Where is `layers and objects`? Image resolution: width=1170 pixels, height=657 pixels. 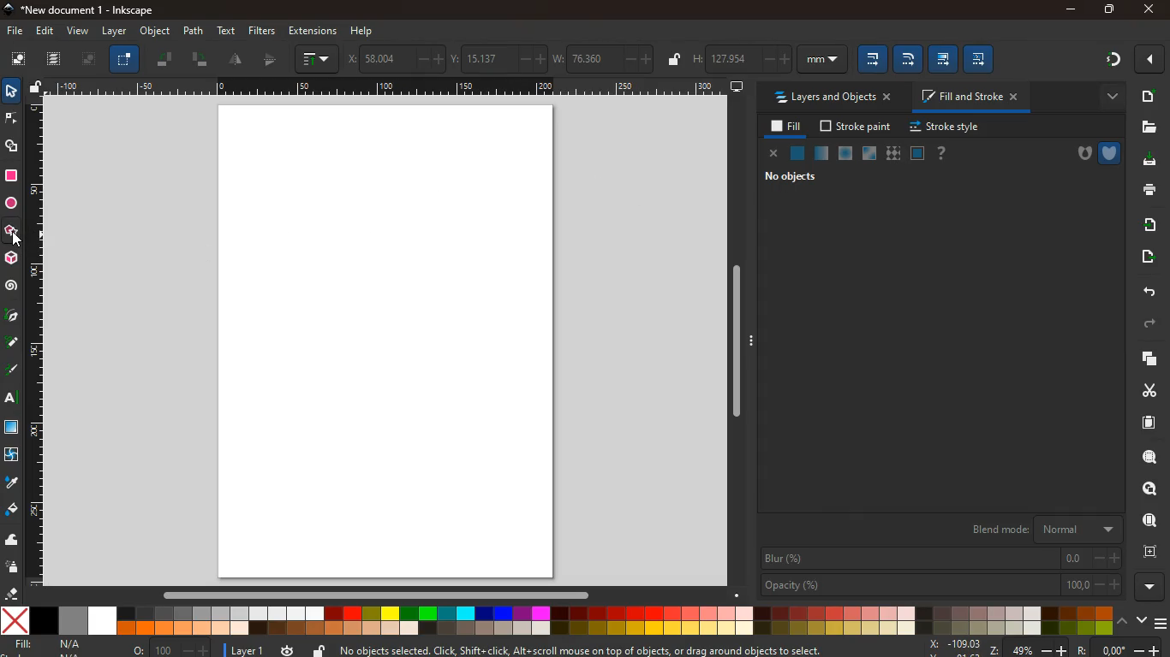 layers and objects is located at coordinates (833, 98).